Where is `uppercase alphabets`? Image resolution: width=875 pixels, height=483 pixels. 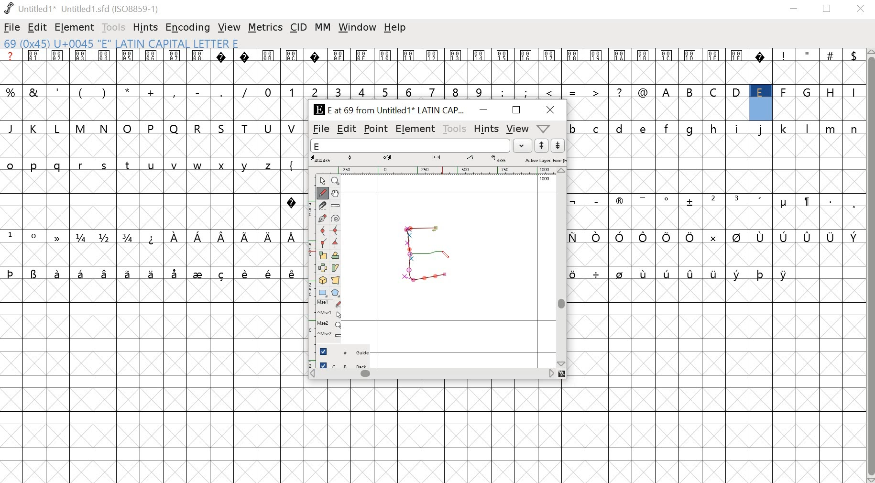
uppercase alphabets is located at coordinates (760, 91).